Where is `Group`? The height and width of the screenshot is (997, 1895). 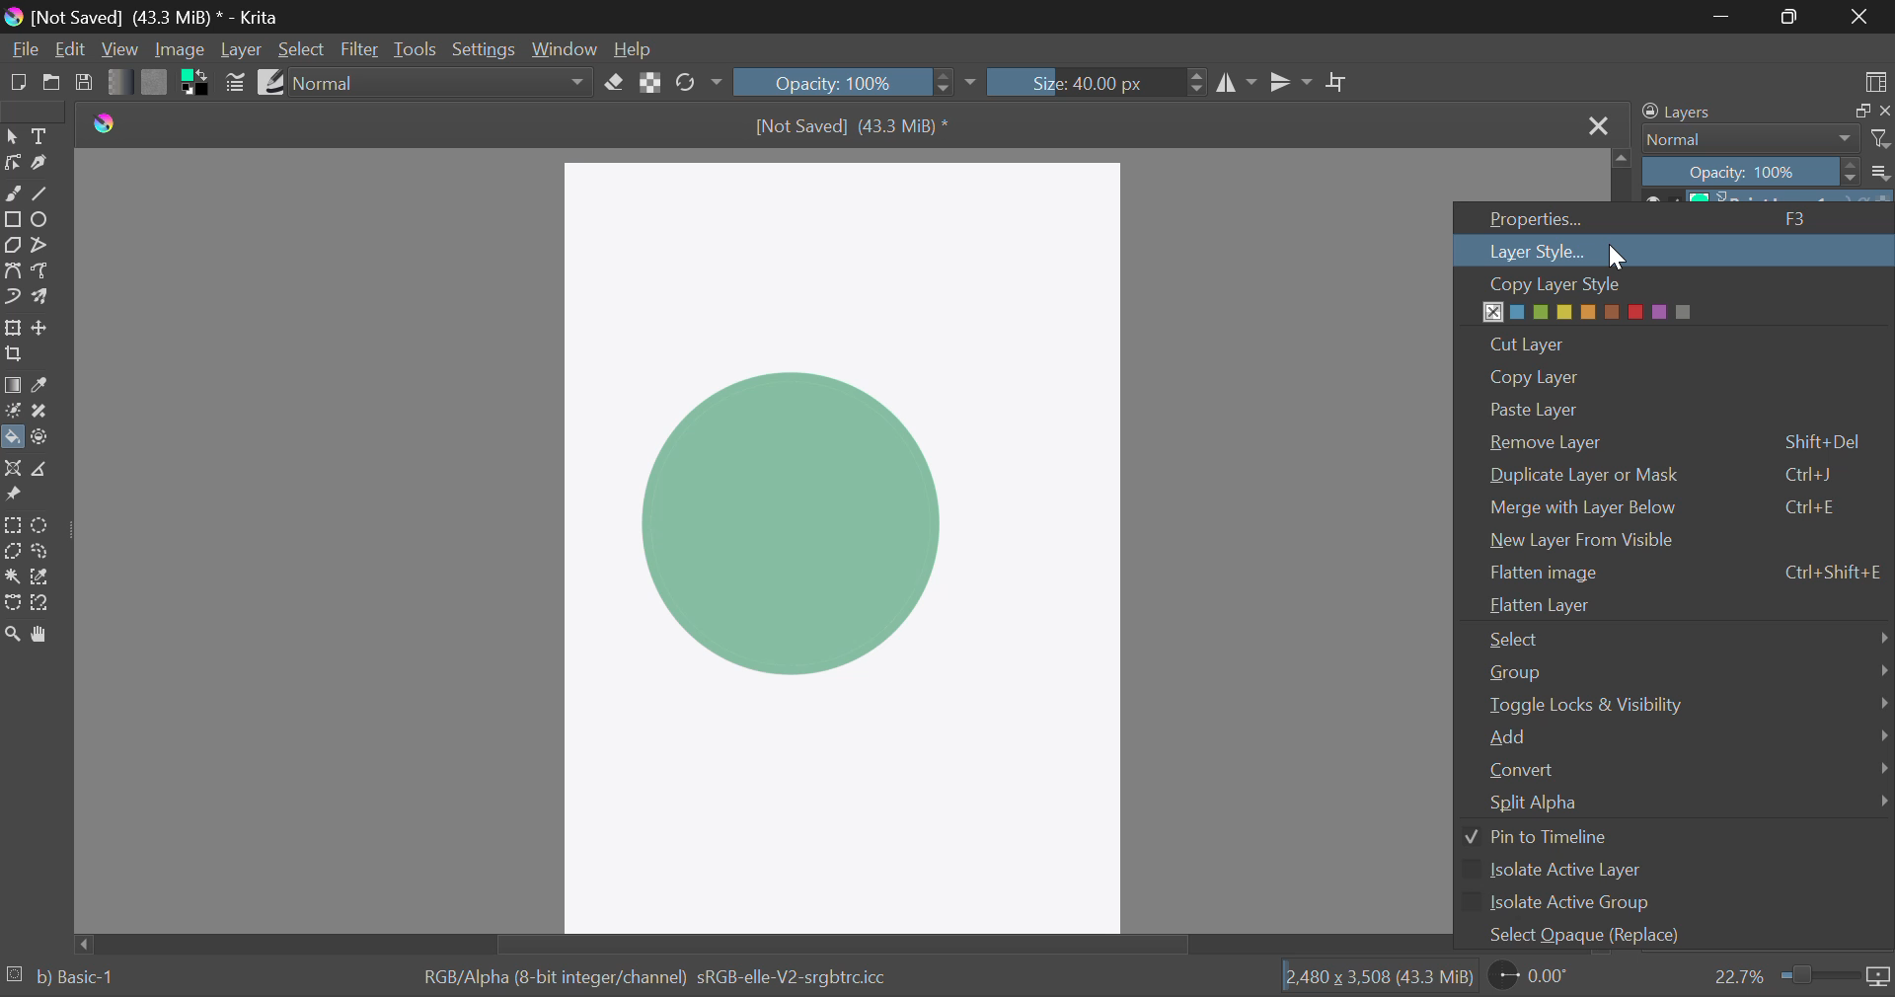
Group is located at coordinates (1684, 671).